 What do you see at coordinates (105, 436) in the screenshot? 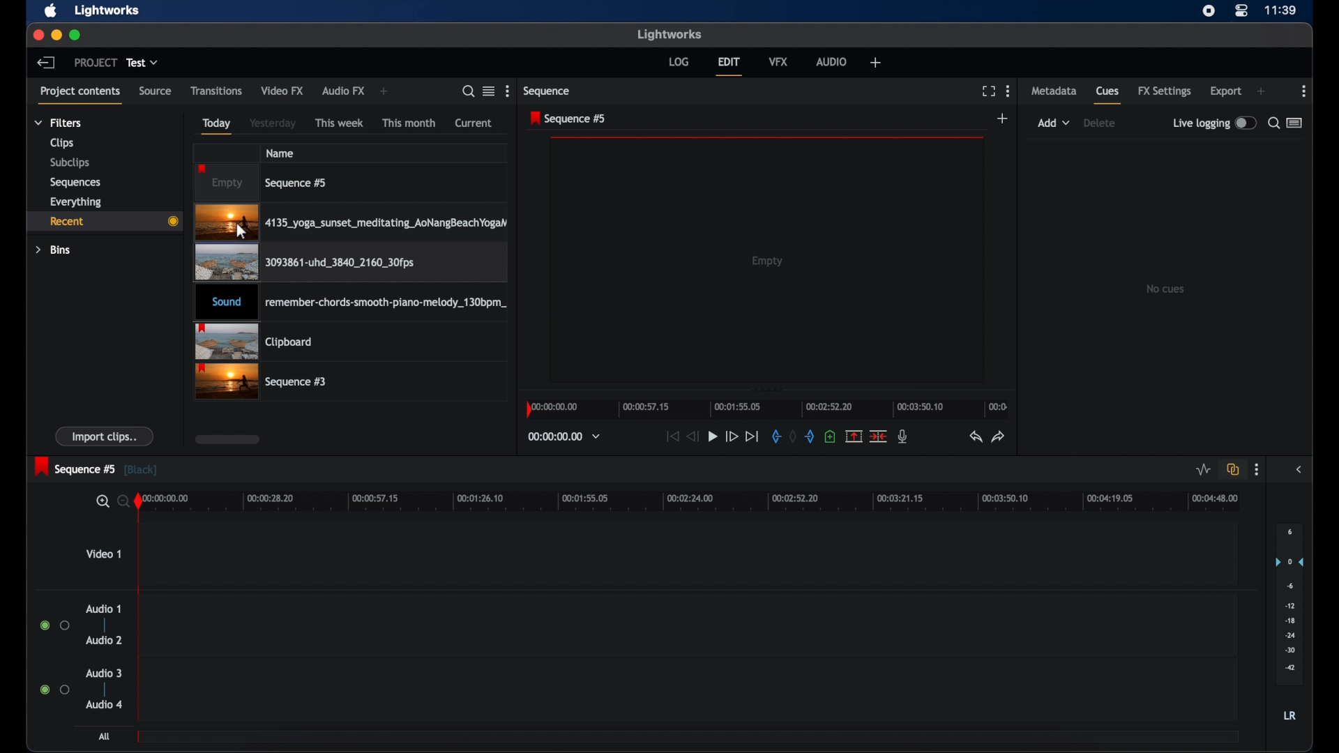
I see `import clips` at bounding box center [105, 436].